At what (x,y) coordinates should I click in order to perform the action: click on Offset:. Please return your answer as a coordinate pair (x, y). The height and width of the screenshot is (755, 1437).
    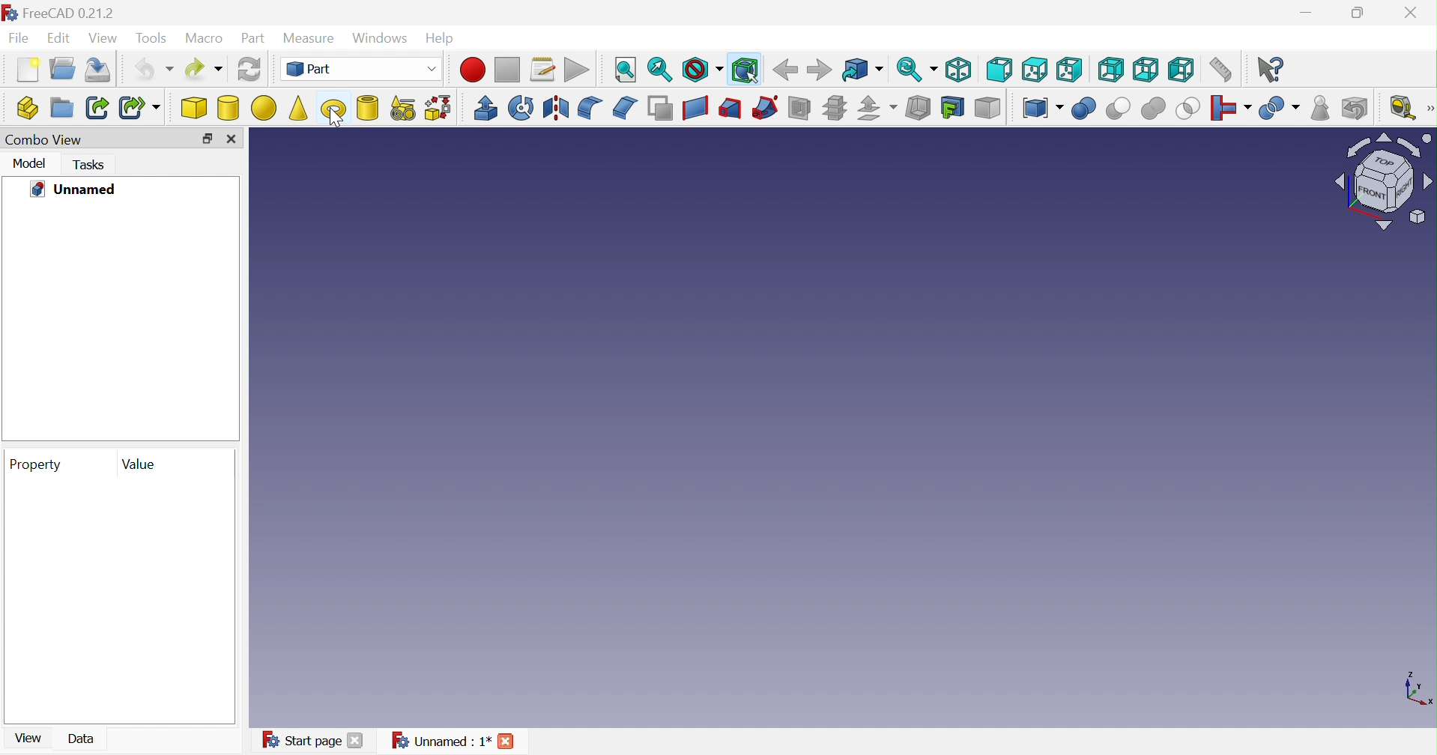
    Looking at the image, I should click on (877, 109).